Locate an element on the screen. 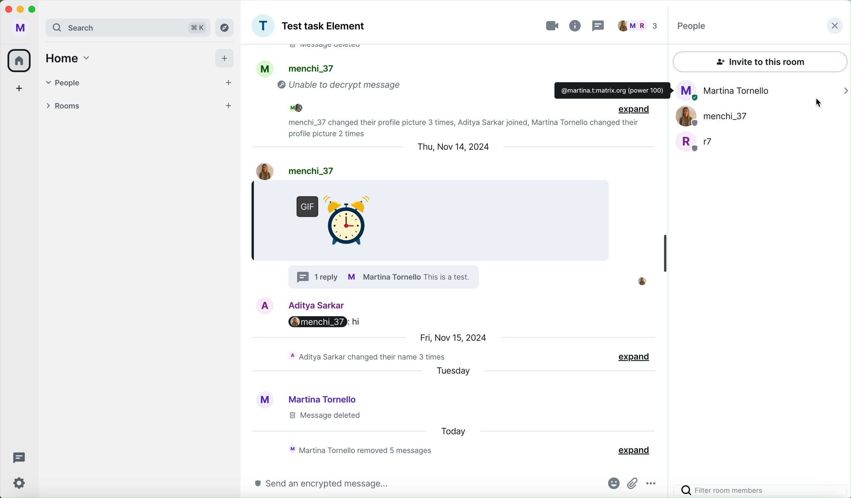 This screenshot has height=498, width=851. text is located at coordinates (451, 278).